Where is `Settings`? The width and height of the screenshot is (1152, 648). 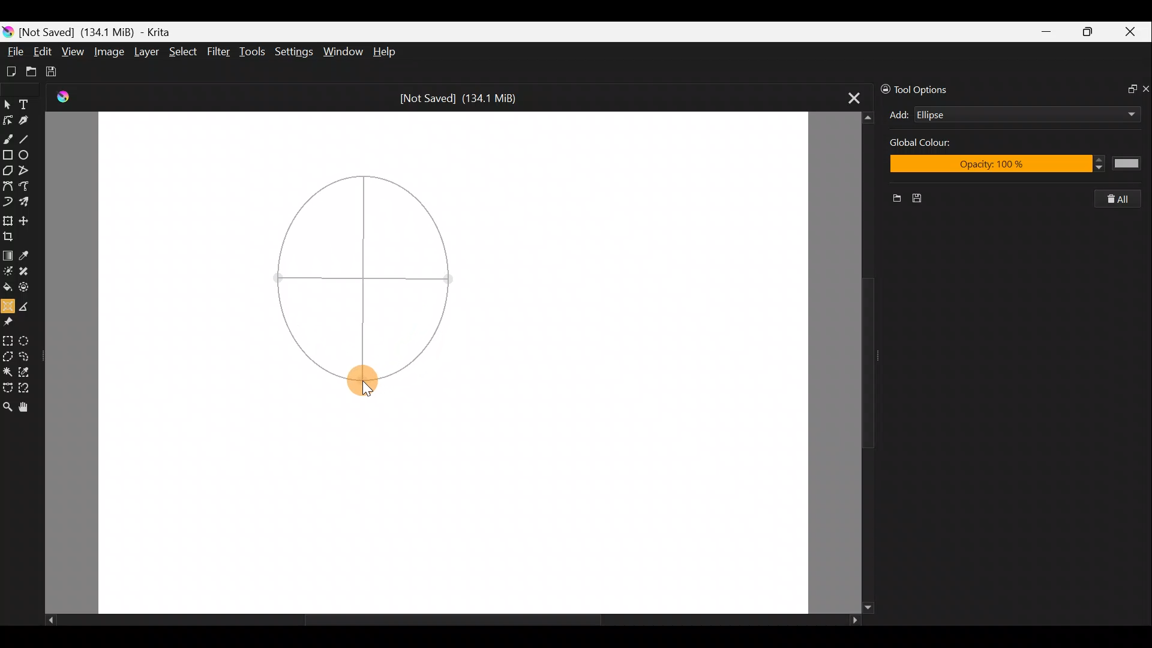
Settings is located at coordinates (293, 51).